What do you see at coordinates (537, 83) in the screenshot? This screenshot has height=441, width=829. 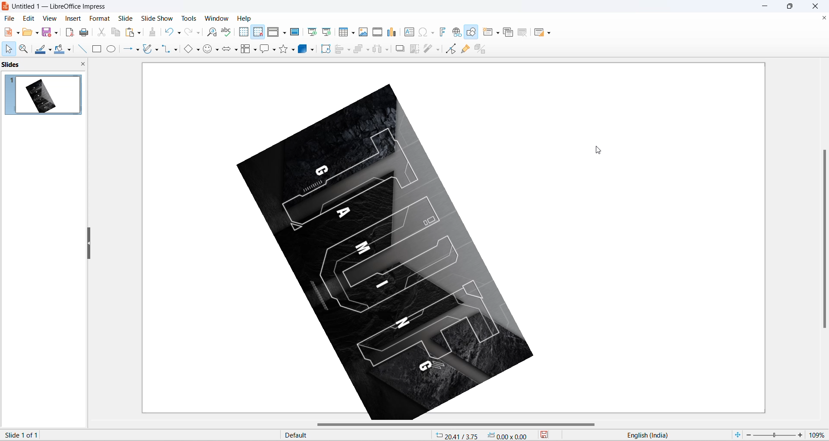 I see `image selection markup` at bounding box center [537, 83].